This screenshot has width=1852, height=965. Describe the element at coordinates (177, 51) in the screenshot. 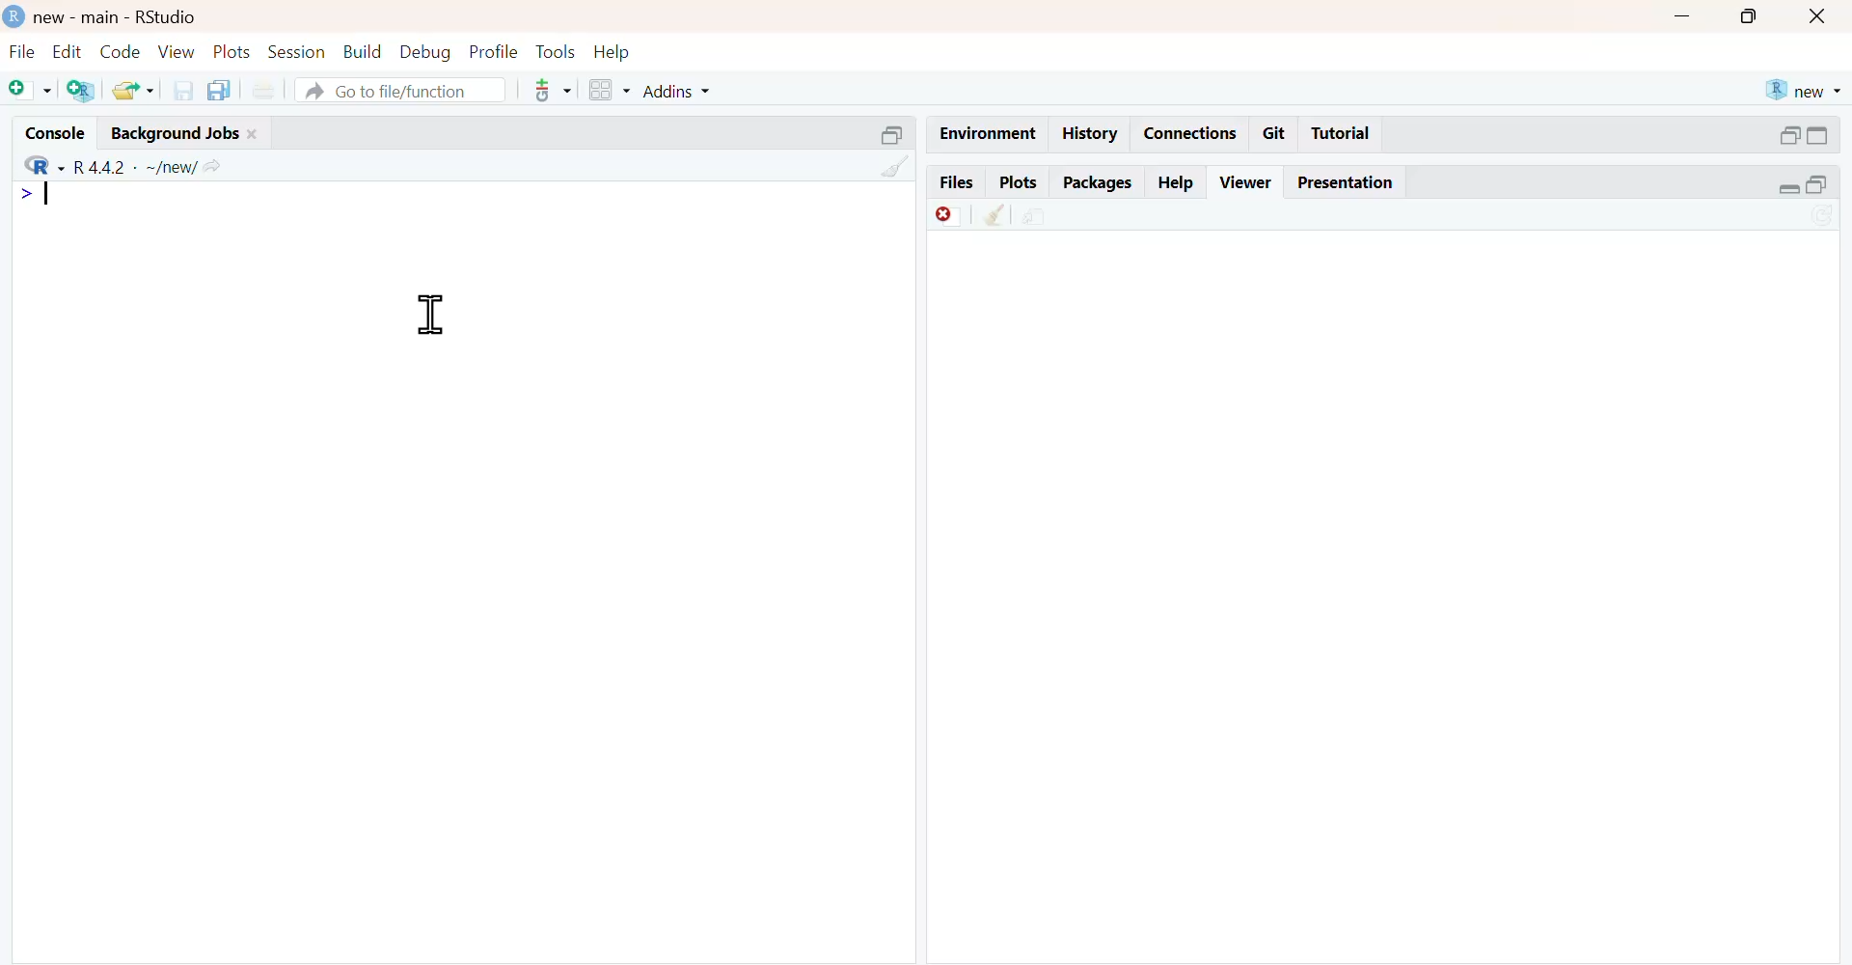

I see `view` at that location.